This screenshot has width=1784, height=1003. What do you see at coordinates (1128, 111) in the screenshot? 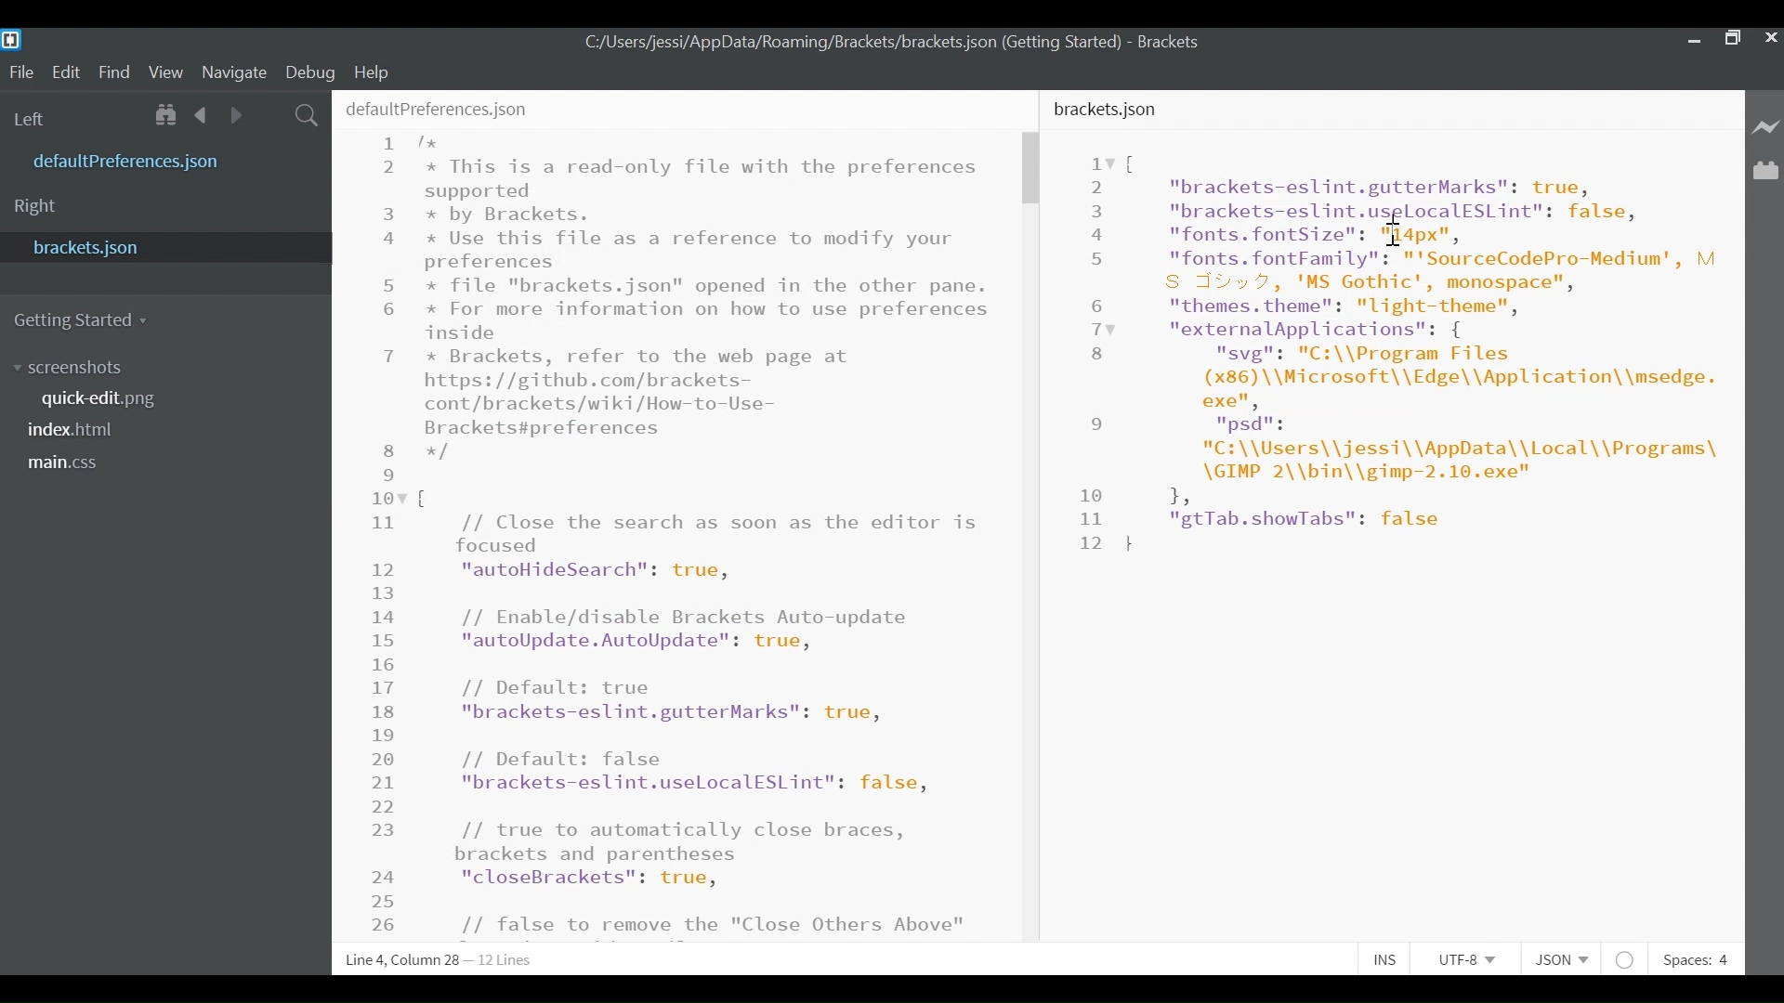
I see `brackets.json ` at bounding box center [1128, 111].